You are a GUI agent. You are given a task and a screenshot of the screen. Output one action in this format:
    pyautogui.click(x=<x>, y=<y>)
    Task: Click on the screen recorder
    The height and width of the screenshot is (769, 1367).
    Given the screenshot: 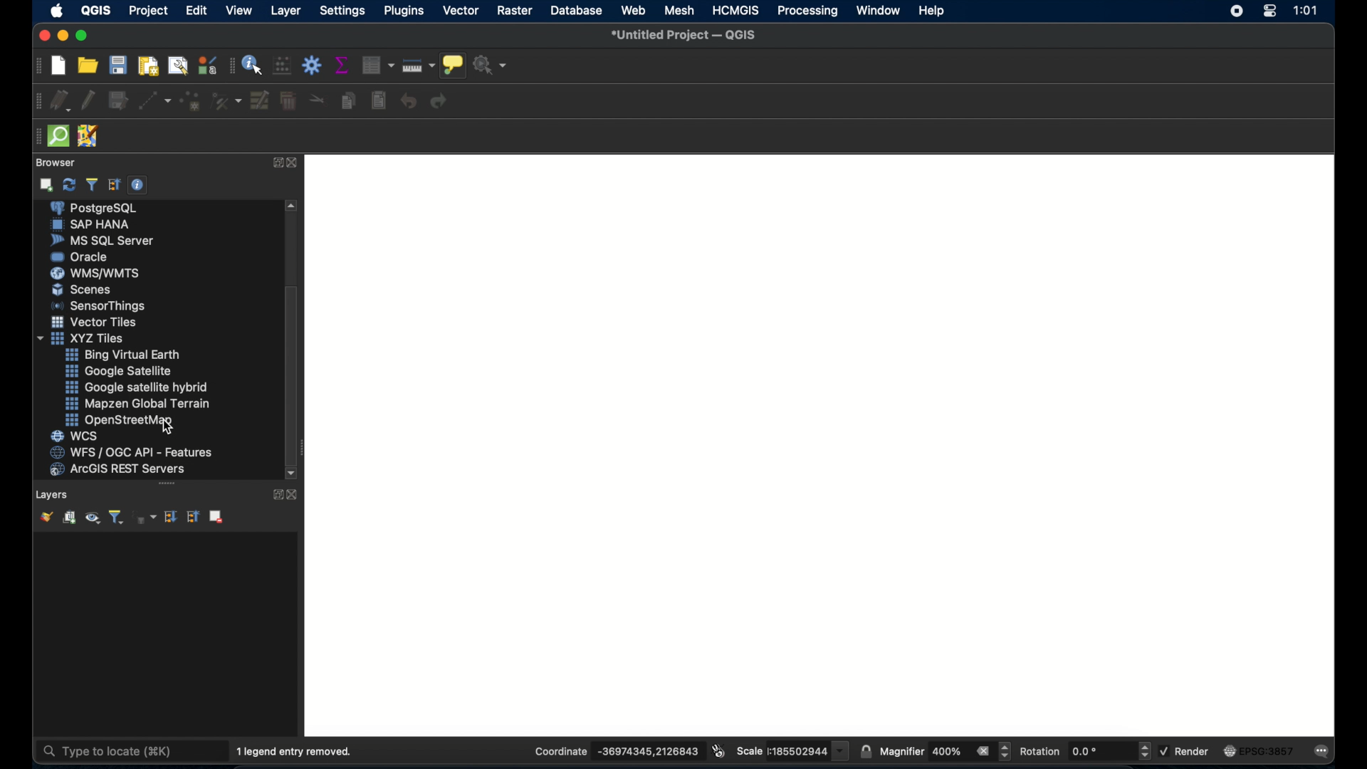 What is the action you would take?
    pyautogui.click(x=1235, y=10)
    